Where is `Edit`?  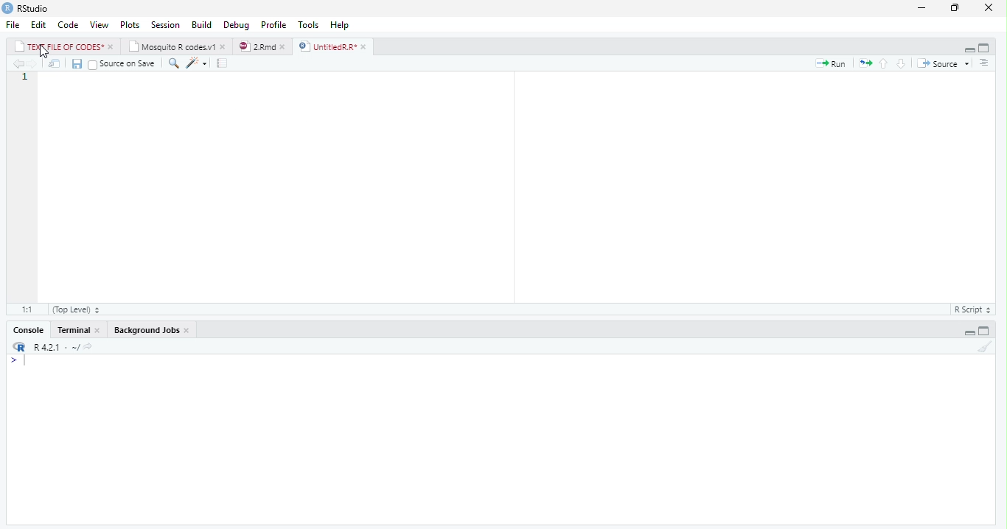
Edit is located at coordinates (40, 24).